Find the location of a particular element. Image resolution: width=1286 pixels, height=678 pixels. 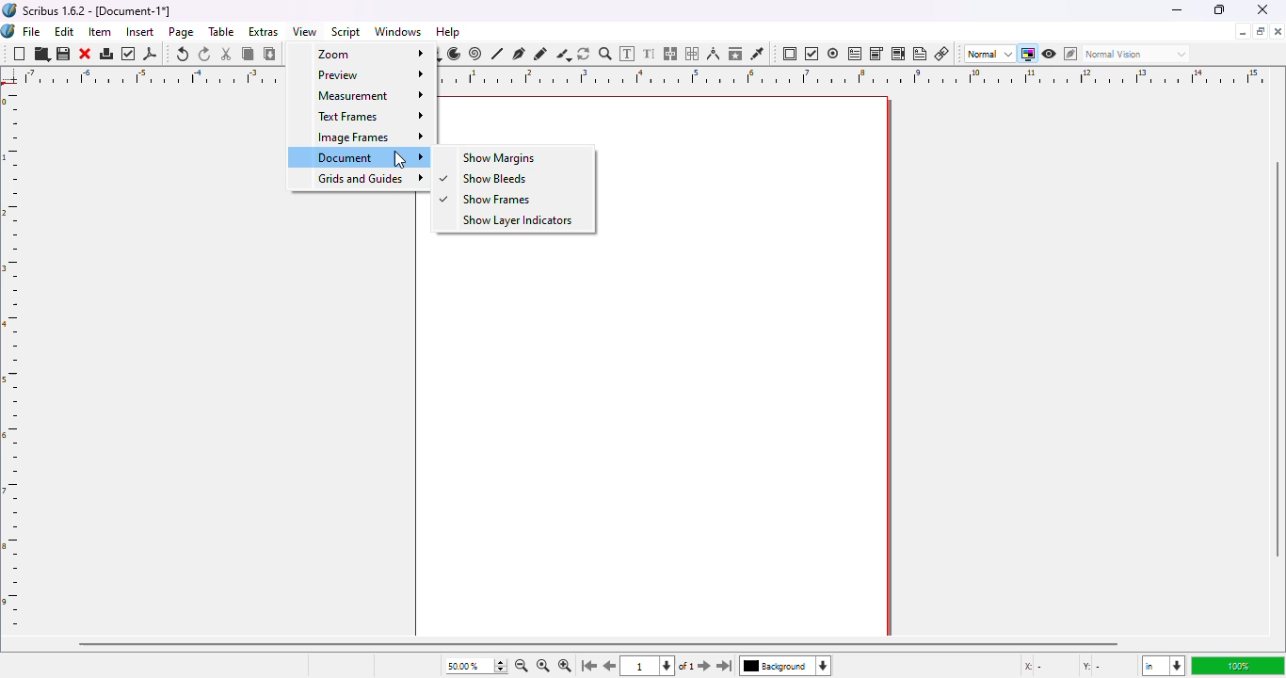

preflight verifier is located at coordinates (130, 54).